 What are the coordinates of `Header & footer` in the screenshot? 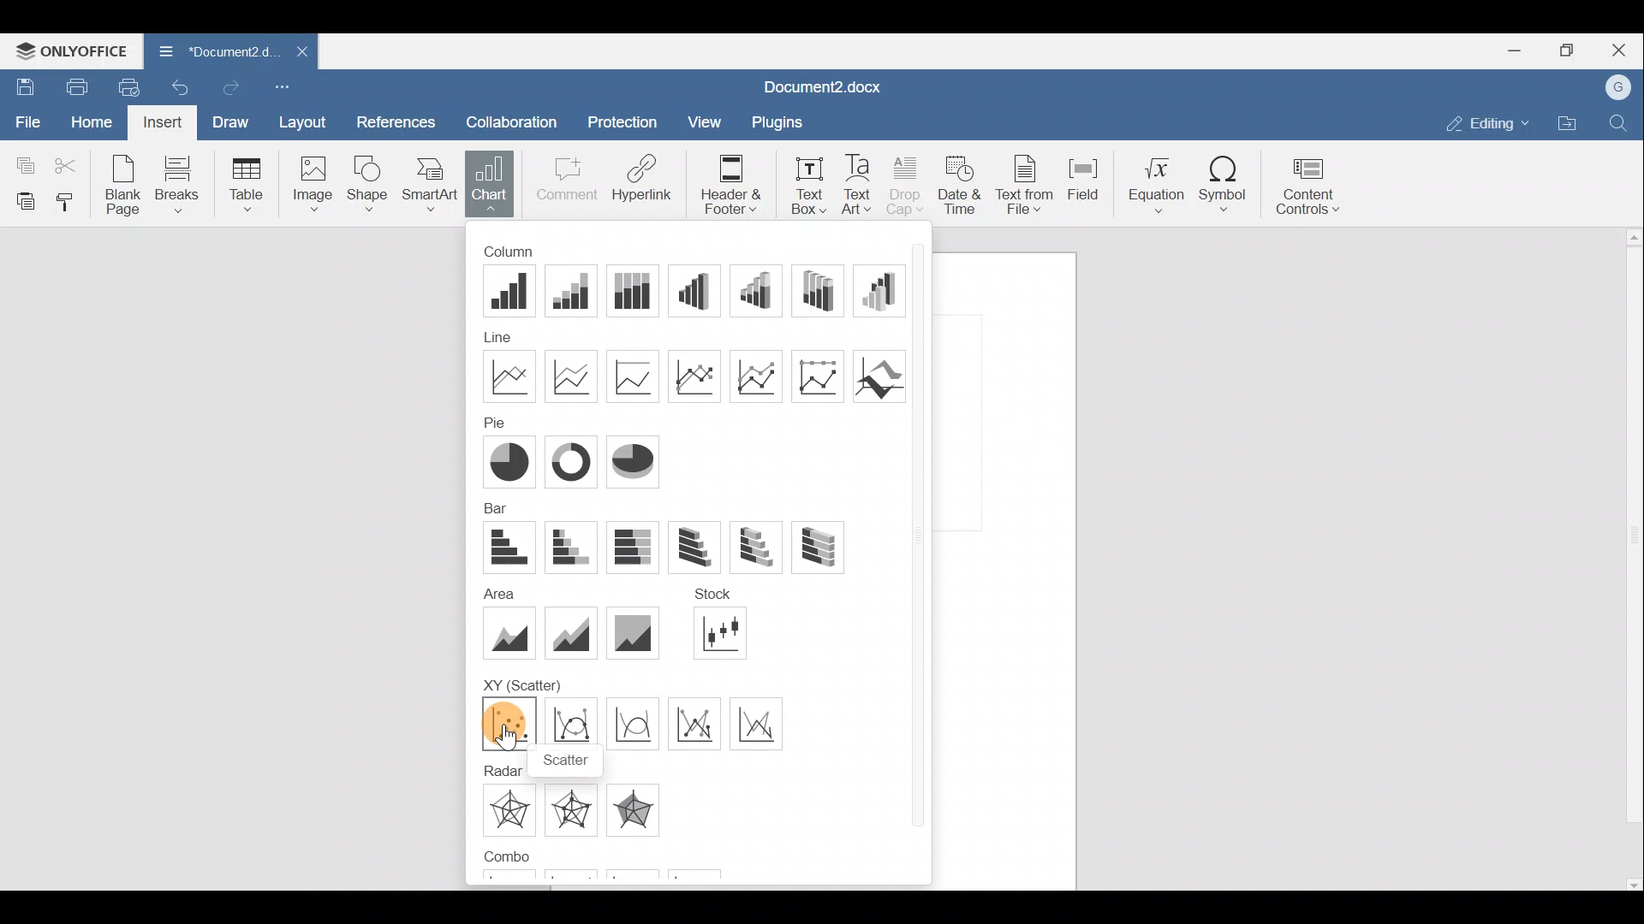 It's located at (729, 181).